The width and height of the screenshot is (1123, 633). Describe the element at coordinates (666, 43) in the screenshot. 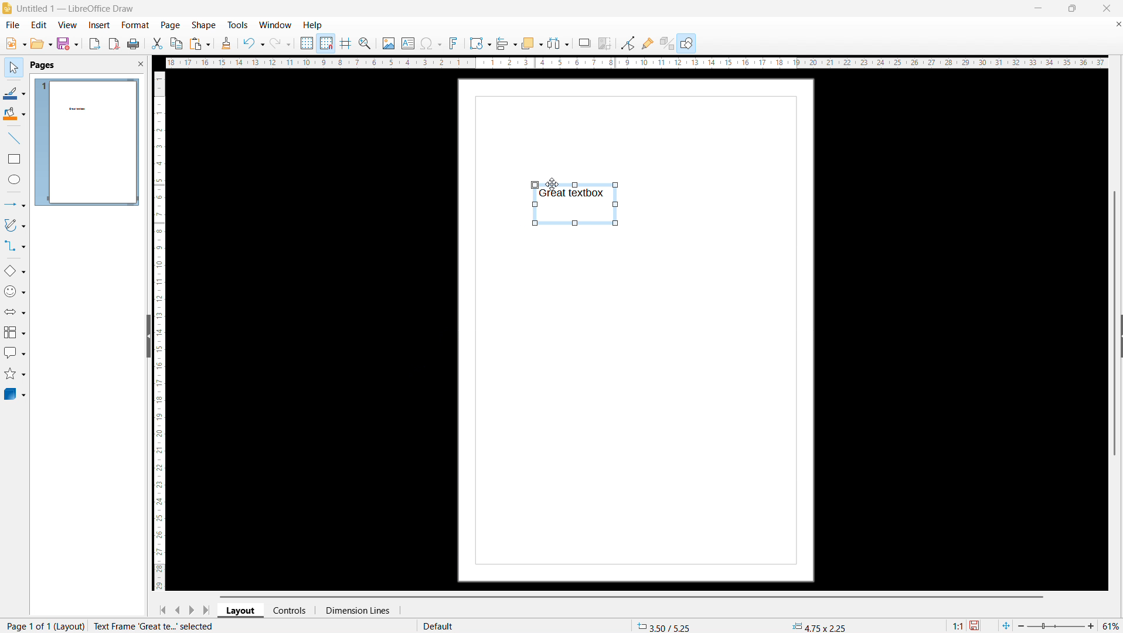

I see `toggle extrusion` at that location.